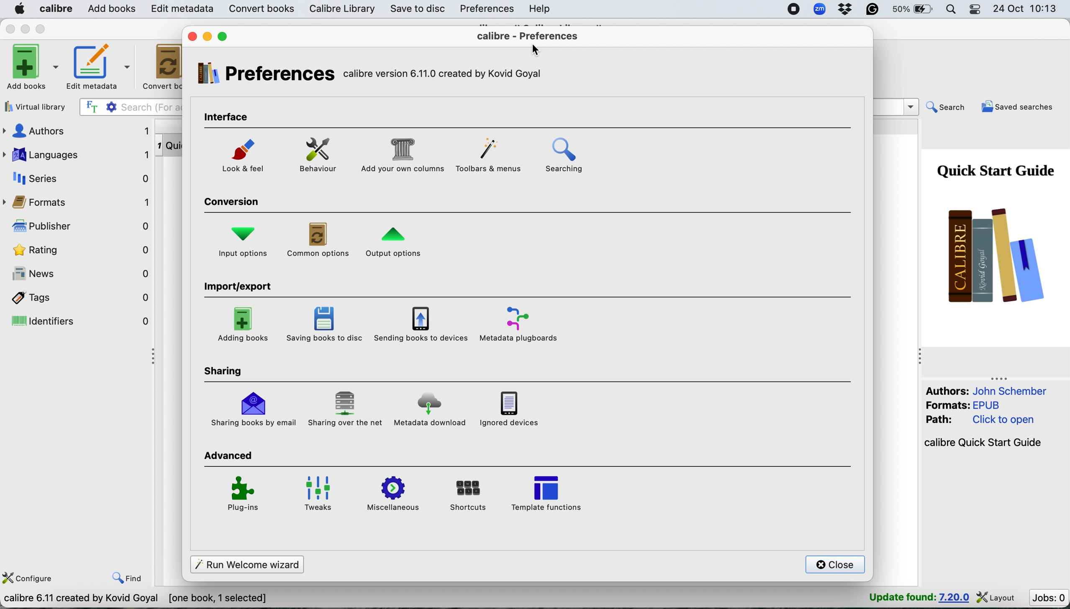  Describe the element at coordinates (233, 116) in the screenshot. I see `interface` at that location.